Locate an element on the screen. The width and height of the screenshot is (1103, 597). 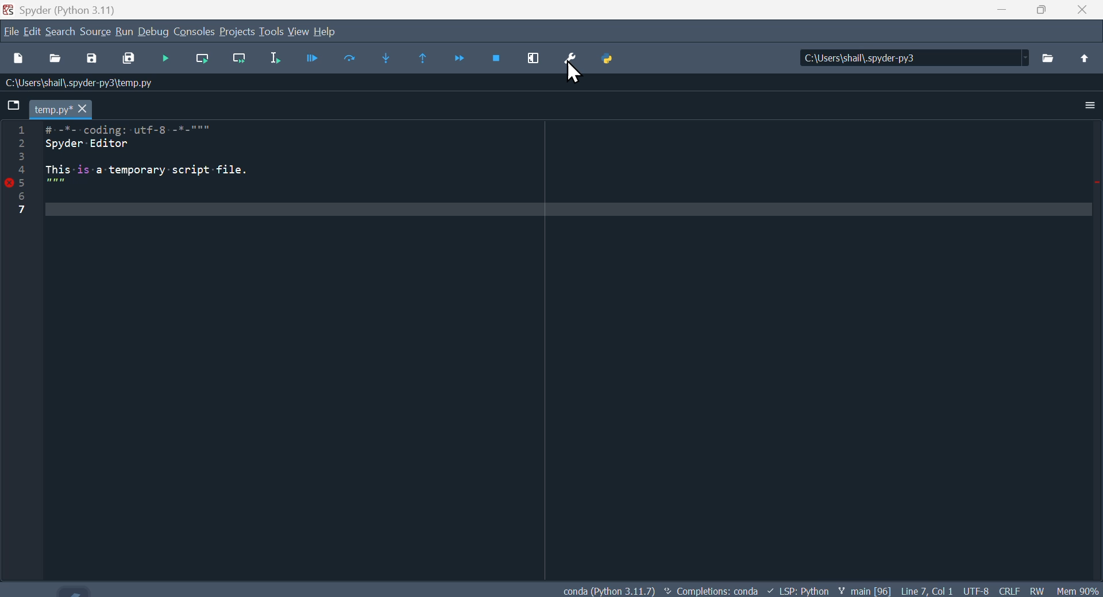
Search is located at coordinates (61, 30).